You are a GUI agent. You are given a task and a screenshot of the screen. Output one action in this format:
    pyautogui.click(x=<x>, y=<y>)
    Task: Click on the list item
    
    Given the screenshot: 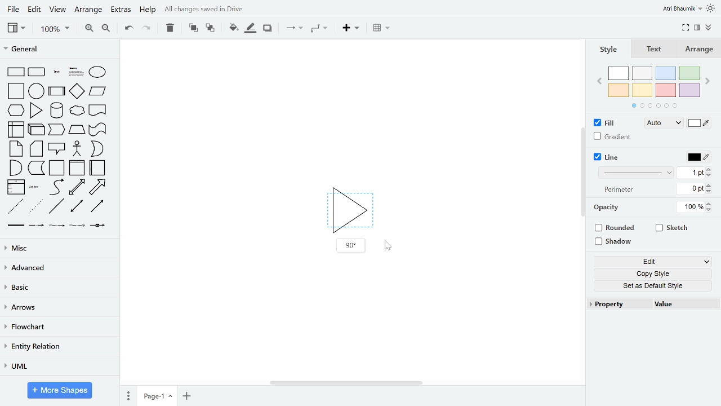 What is the action you would take?
    pyautogui.click(x=35, y=188)
    